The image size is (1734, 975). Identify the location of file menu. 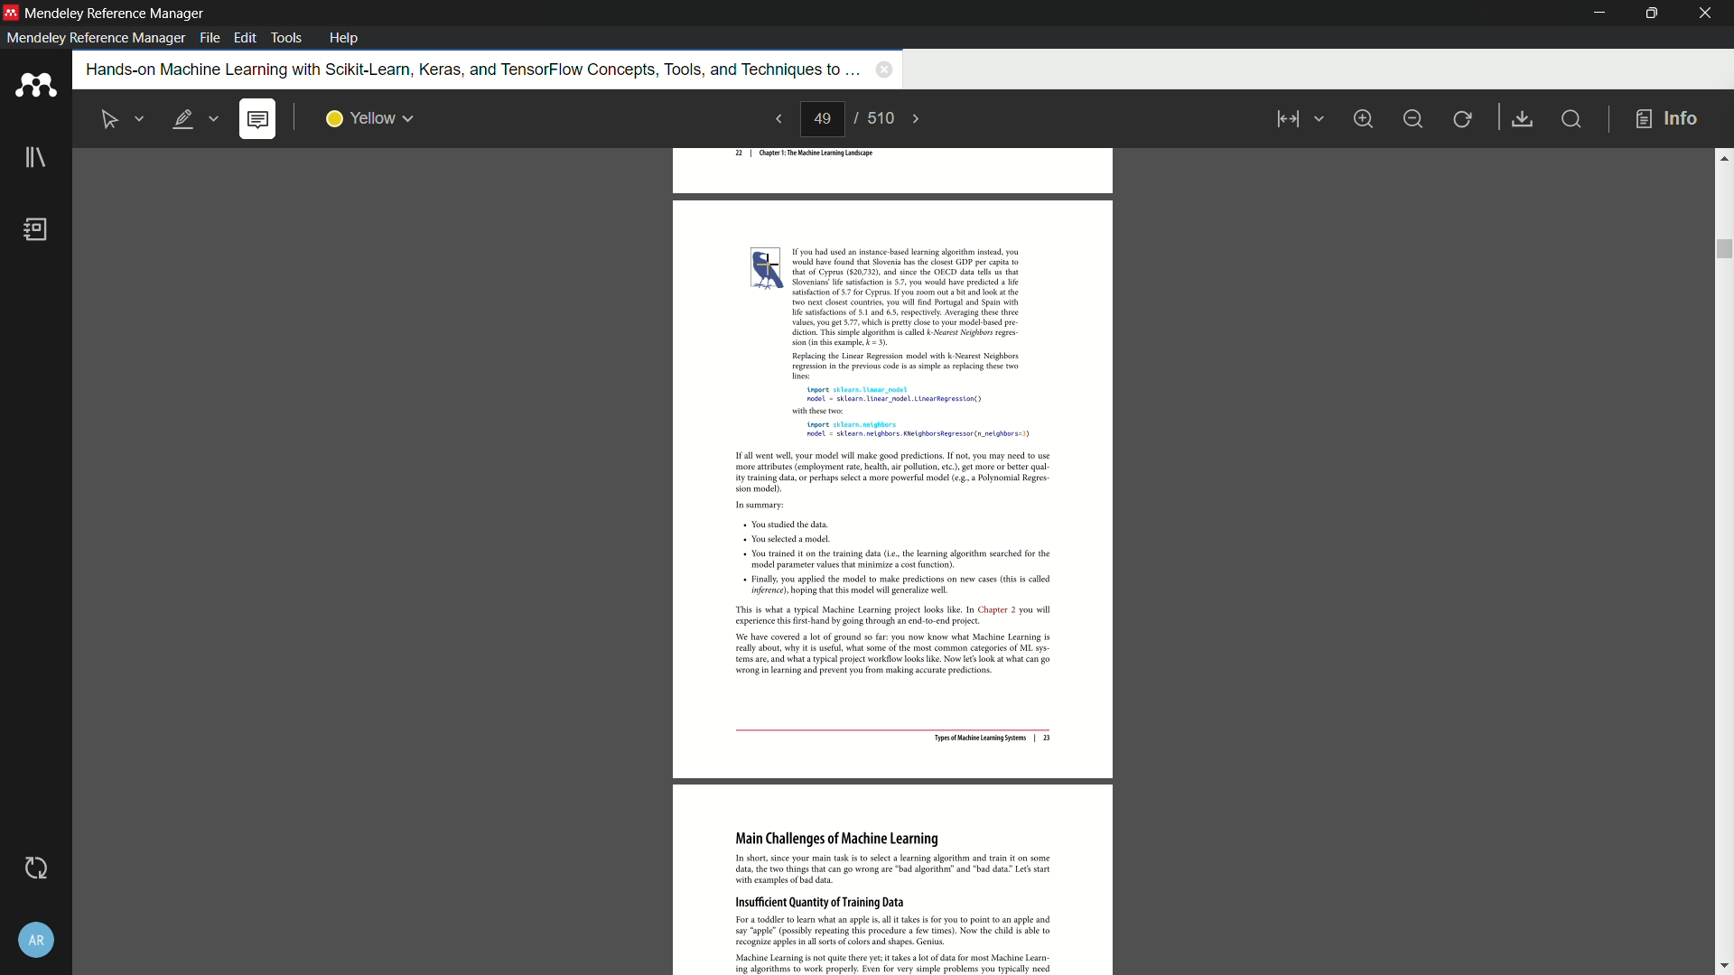
(208, 39).